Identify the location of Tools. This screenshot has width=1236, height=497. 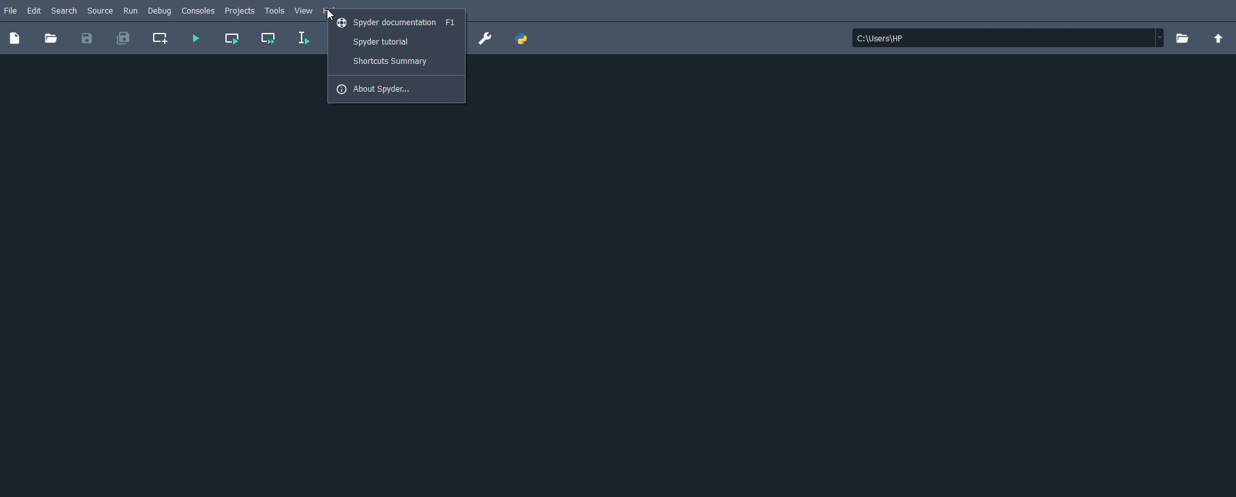
(276, 10).